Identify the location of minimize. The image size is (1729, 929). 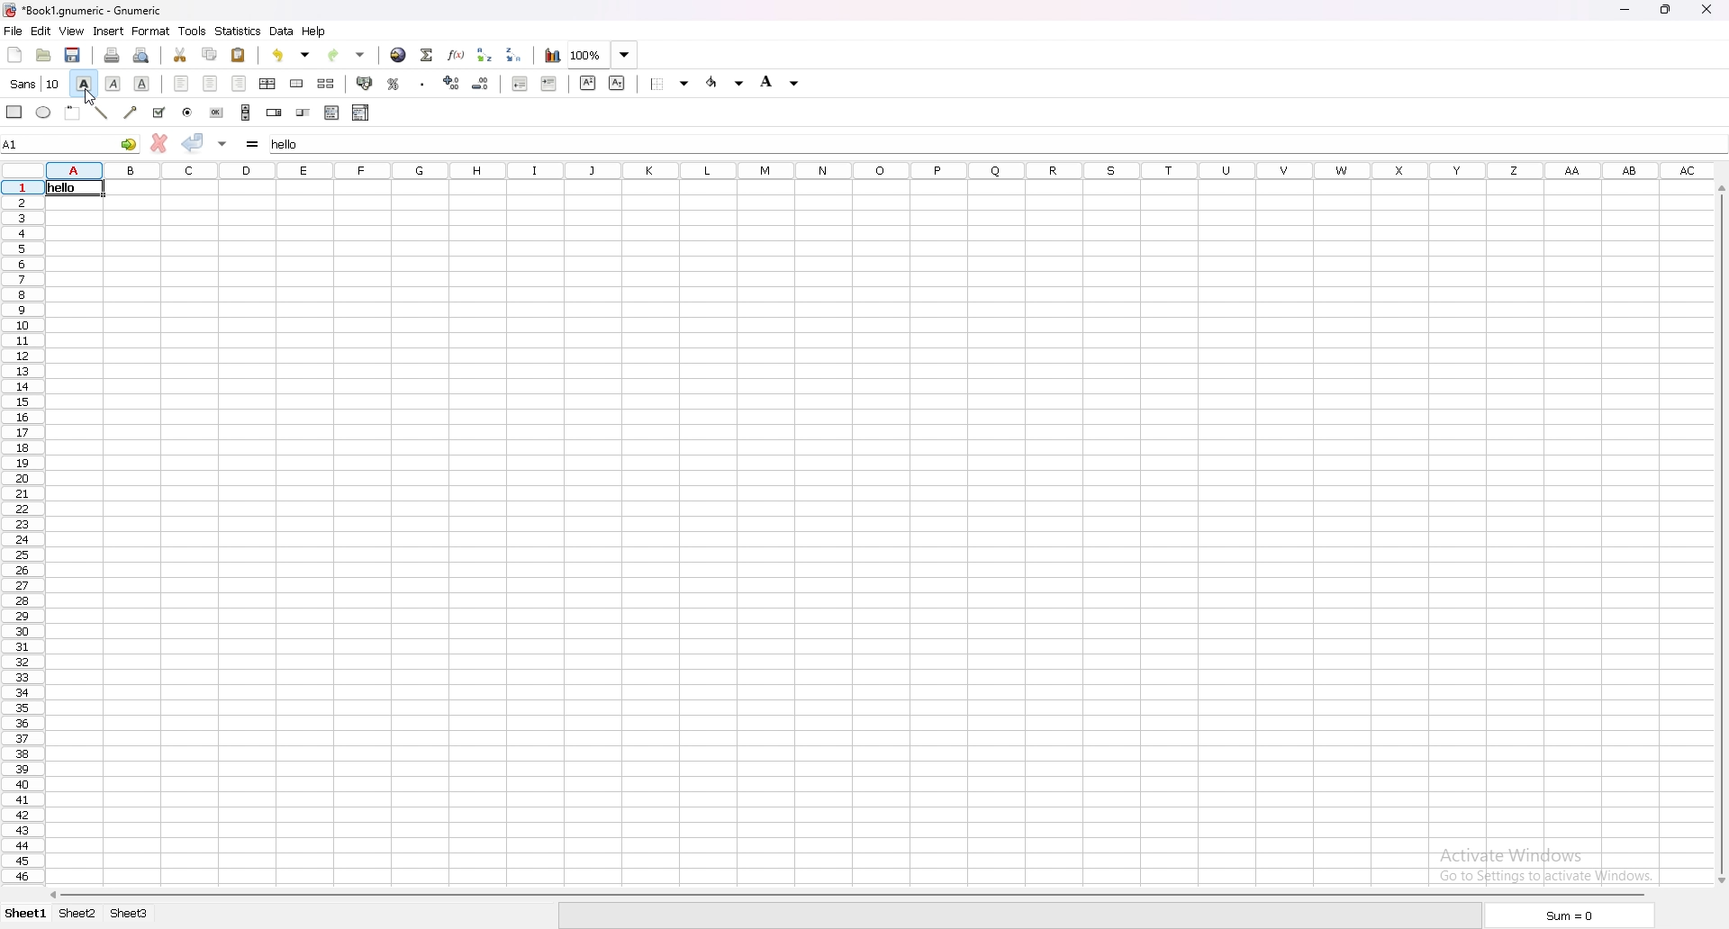
(1627, 10).